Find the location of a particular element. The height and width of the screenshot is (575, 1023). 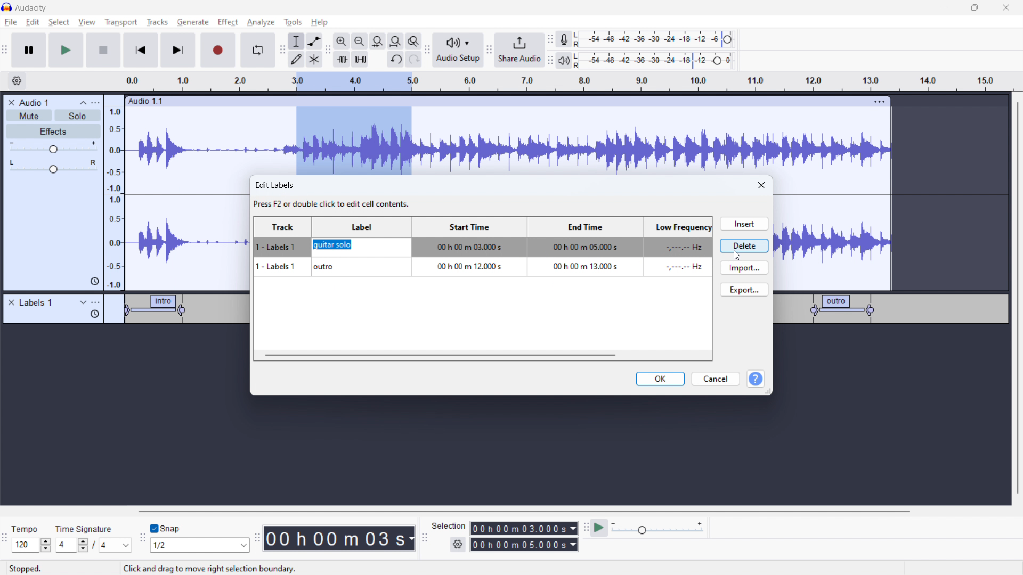

analyze is located at coordinates (259, 23).